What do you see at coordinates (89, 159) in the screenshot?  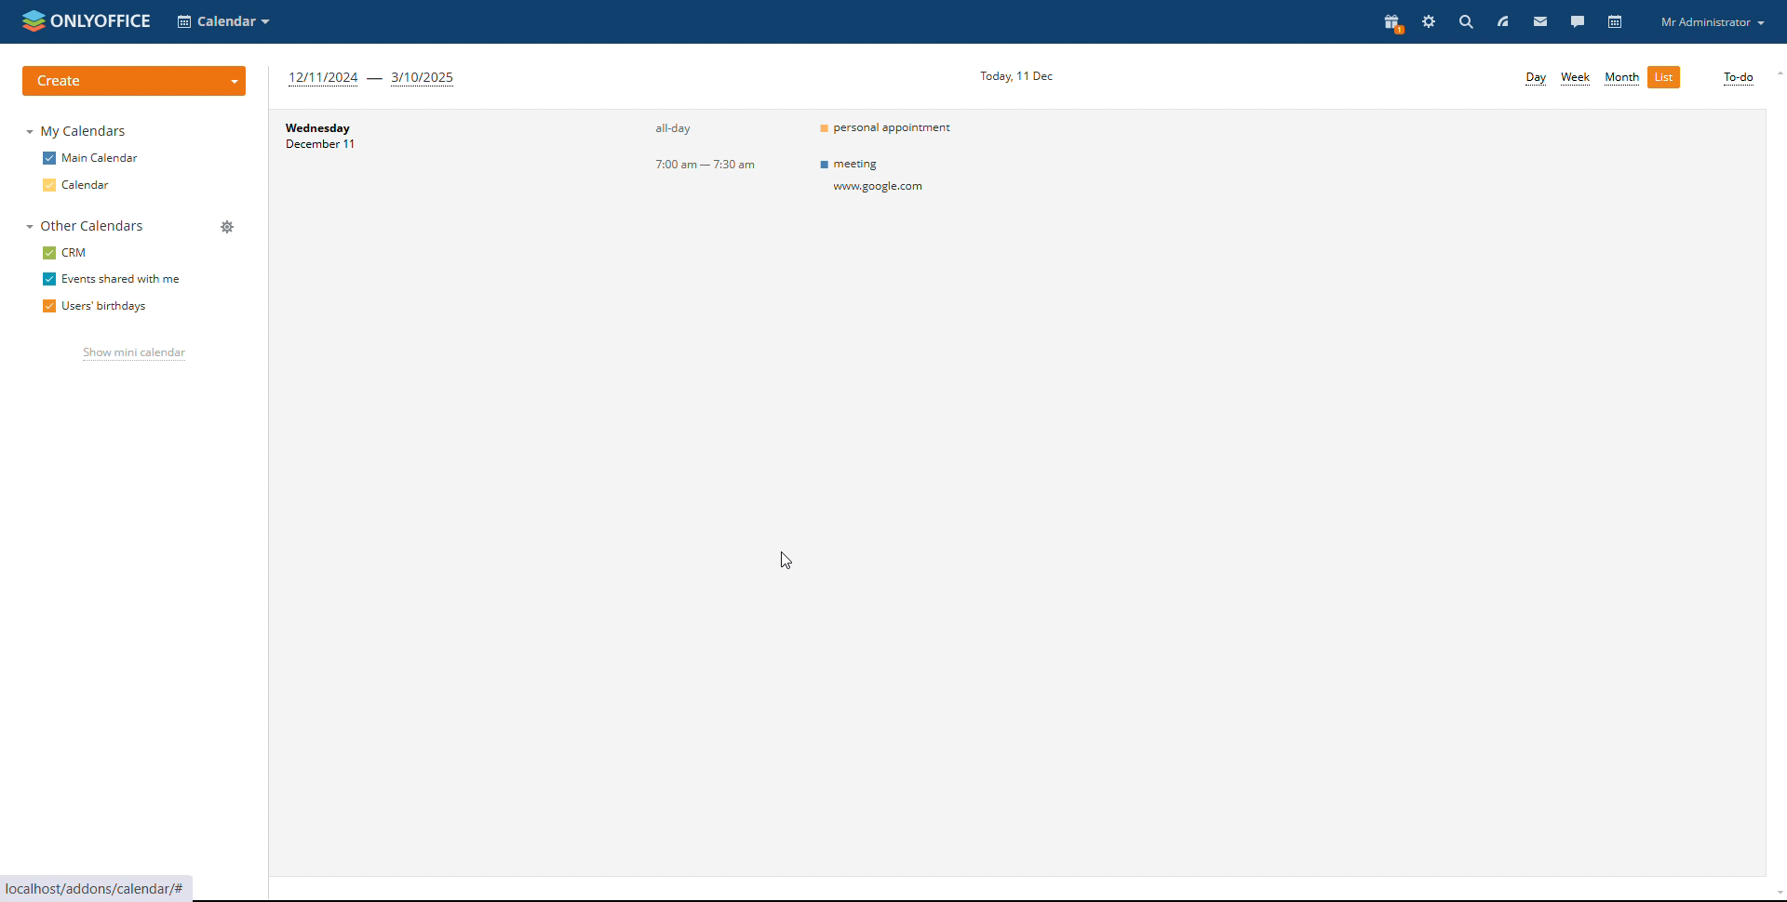 I see `main calendar` at bounding box center [89, 159].